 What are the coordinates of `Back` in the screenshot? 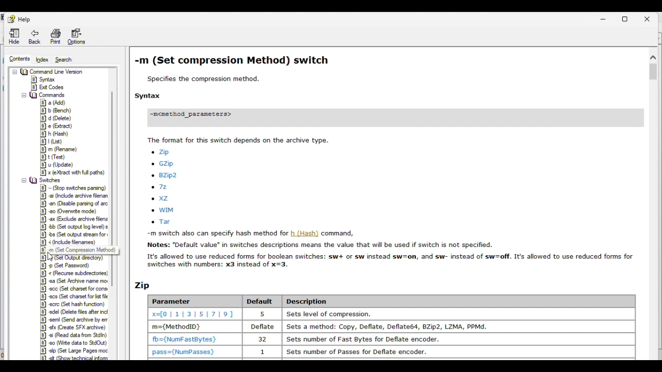 It's located at (35, 37).